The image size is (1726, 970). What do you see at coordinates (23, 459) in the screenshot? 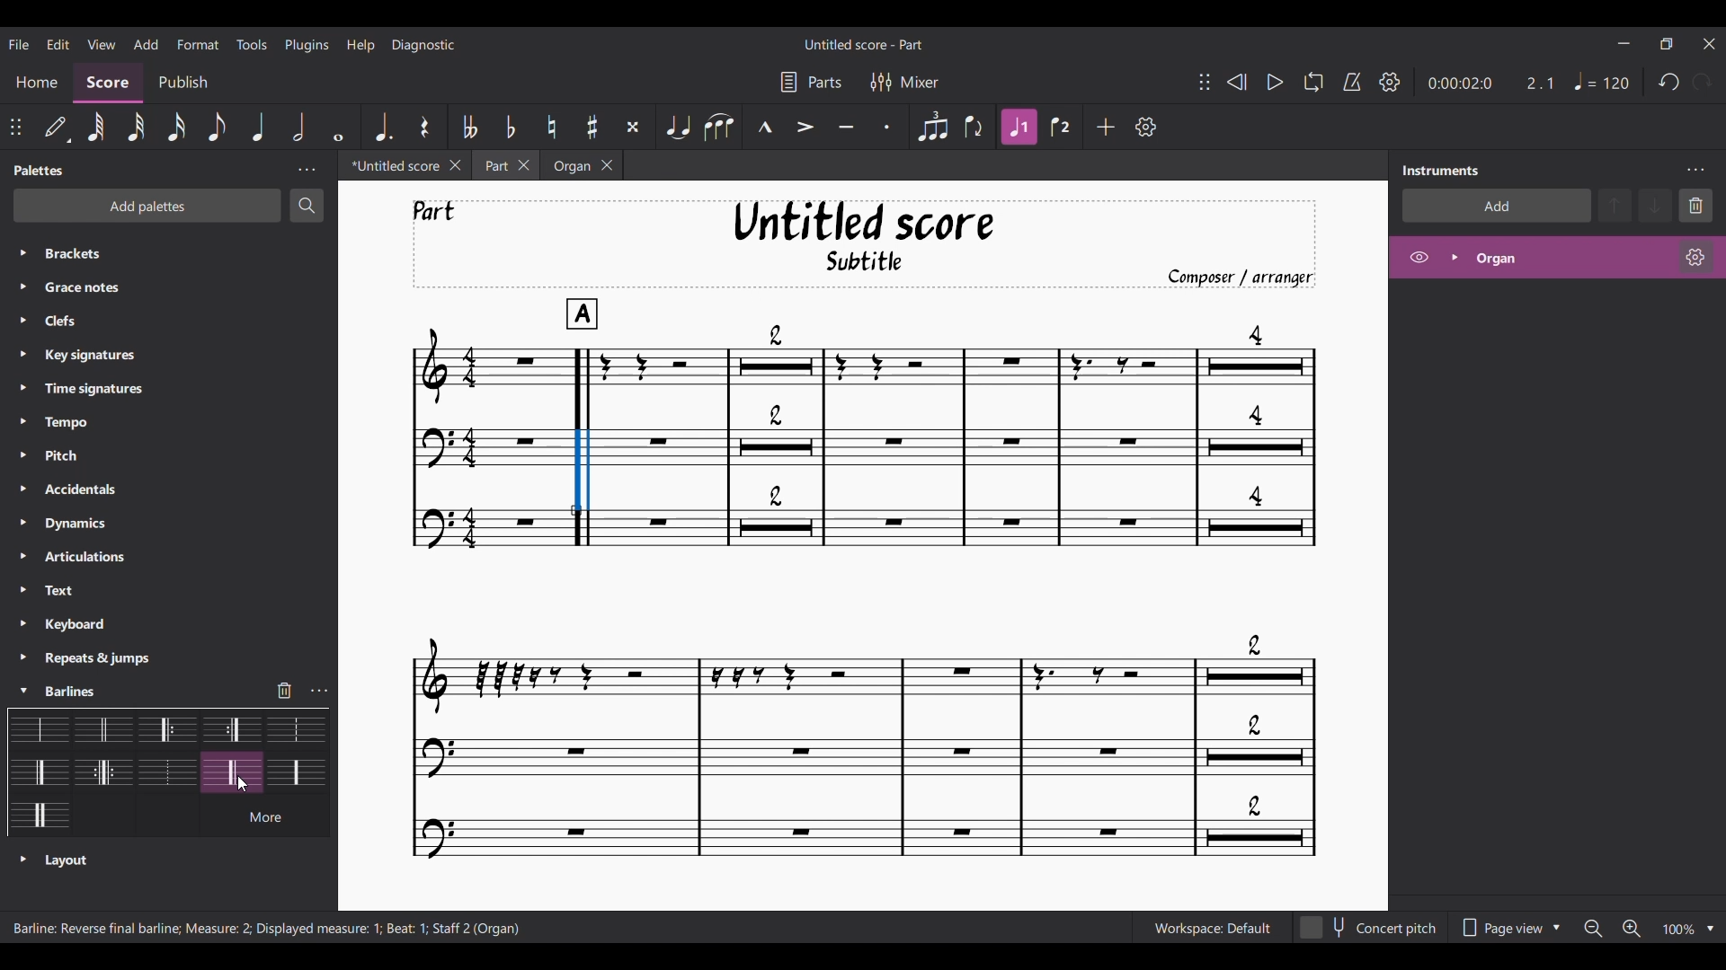
I see `Click to expand respective palette` at bounding box center [23, 459].